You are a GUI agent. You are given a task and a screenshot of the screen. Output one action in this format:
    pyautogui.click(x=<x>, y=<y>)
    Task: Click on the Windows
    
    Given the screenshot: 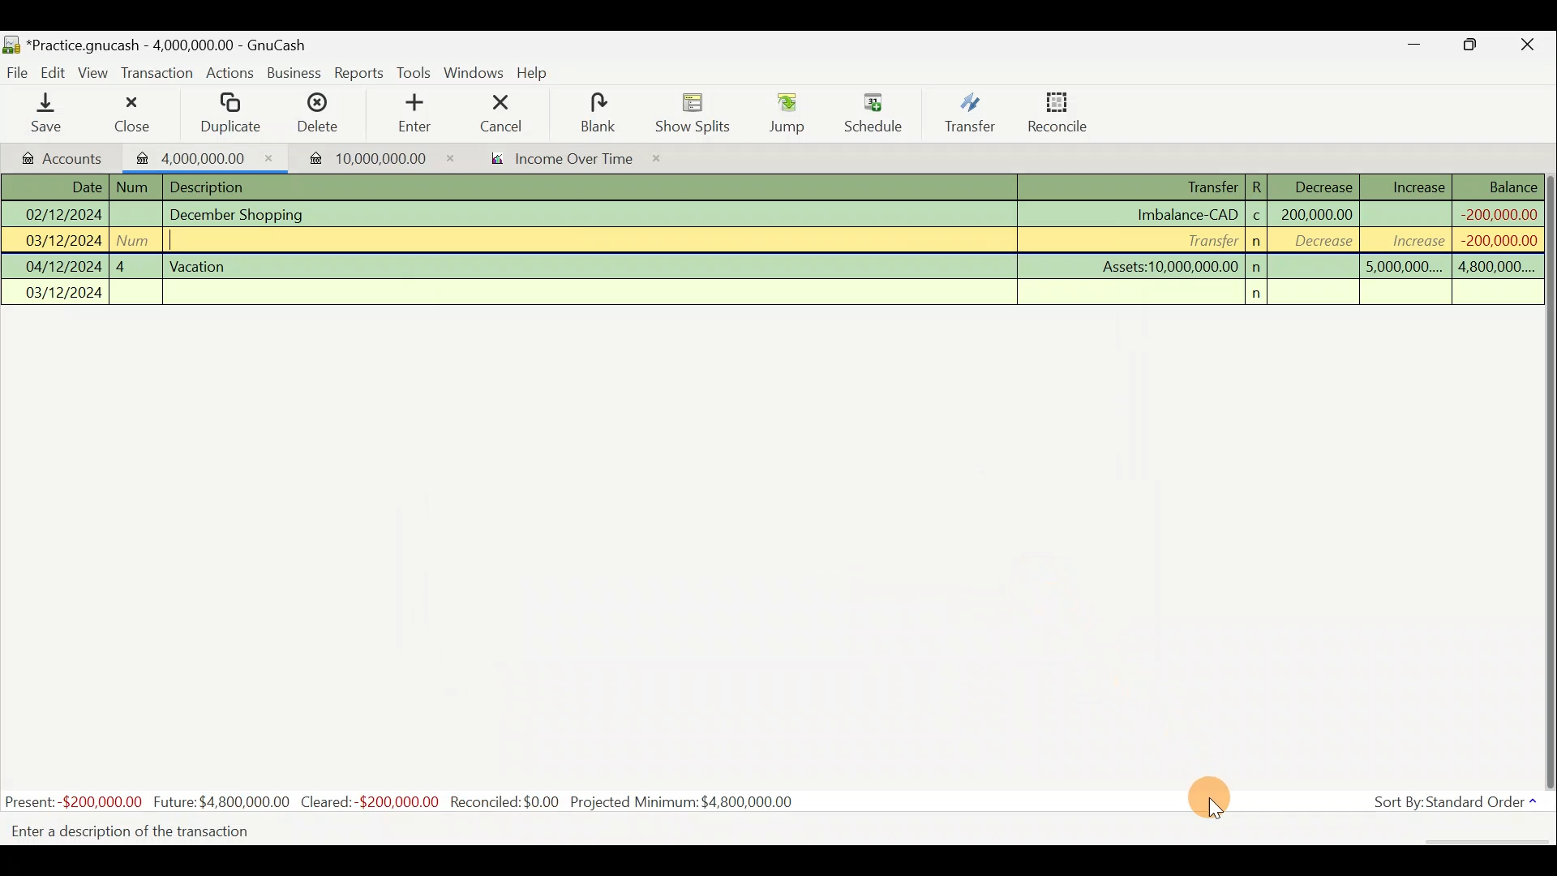 What is the action you would take?
    pyautogui.click(x=474, y=73)
    